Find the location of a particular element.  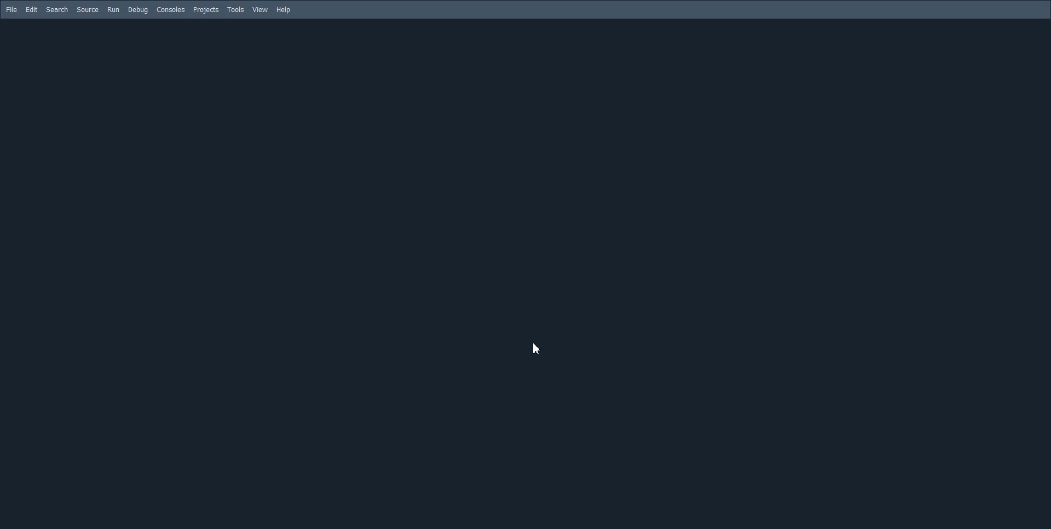

File is located at coordinates (12, 9).